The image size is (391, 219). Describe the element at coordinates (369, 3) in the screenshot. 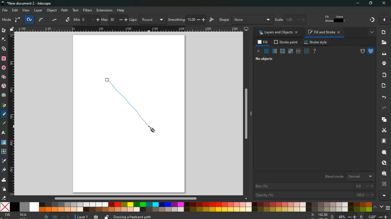

I see `maximize` at that location.